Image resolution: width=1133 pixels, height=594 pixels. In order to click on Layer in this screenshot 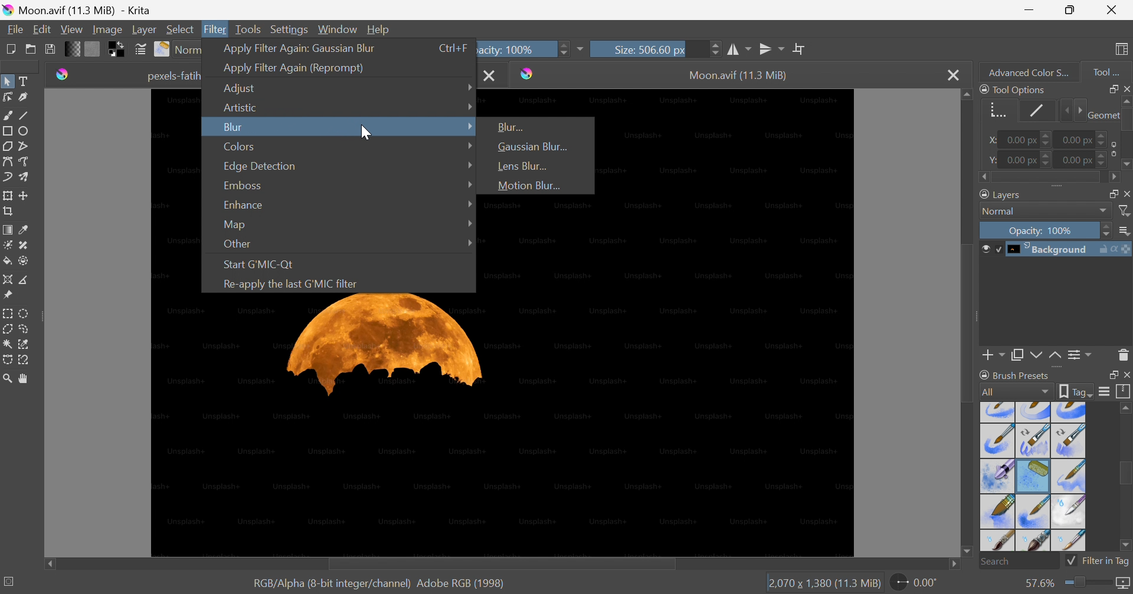, I will do `click(144, 31)`.